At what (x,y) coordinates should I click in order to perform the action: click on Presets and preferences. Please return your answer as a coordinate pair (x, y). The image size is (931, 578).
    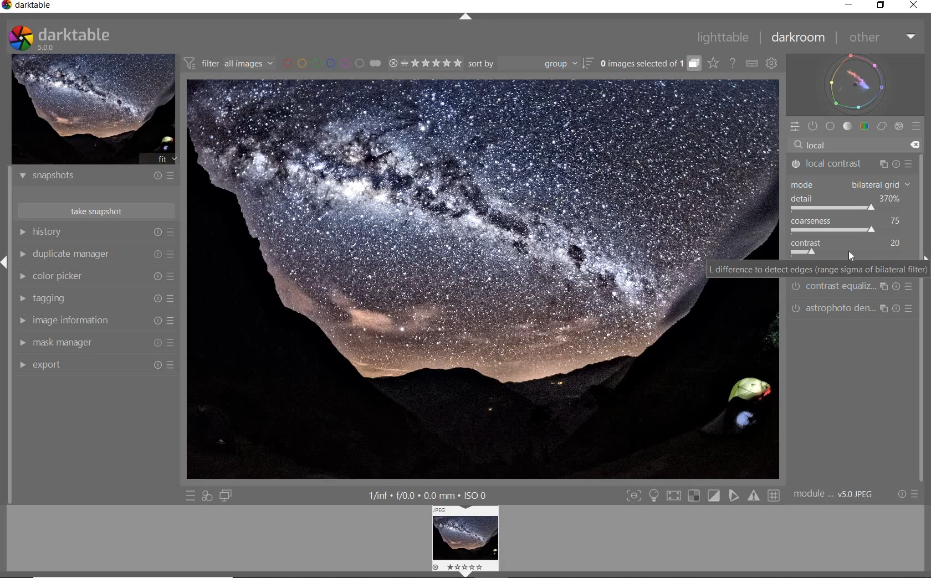
    Looking at the image, I should click on (172, 342).